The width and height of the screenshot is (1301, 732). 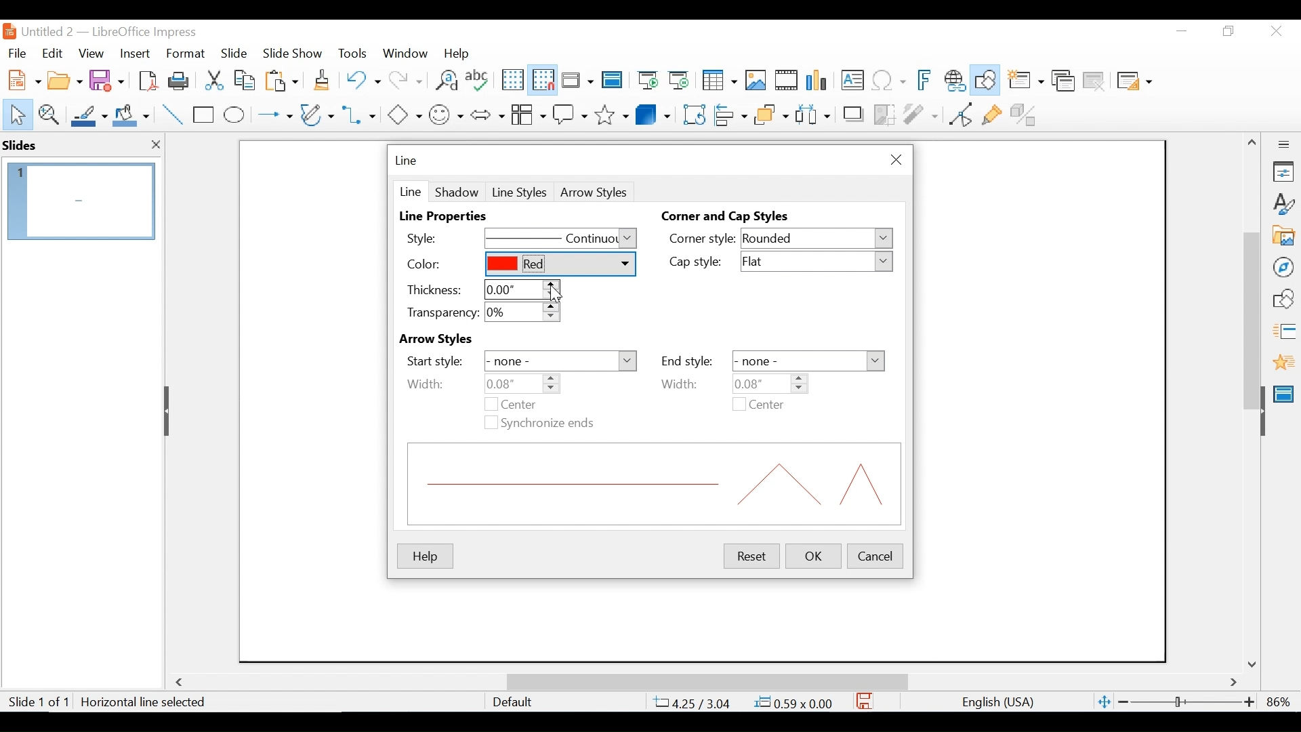 What do you see at coordinates (954, 81) in the screenshot?
I see `Insert Hyperlink` at bounding box center [954, 81].